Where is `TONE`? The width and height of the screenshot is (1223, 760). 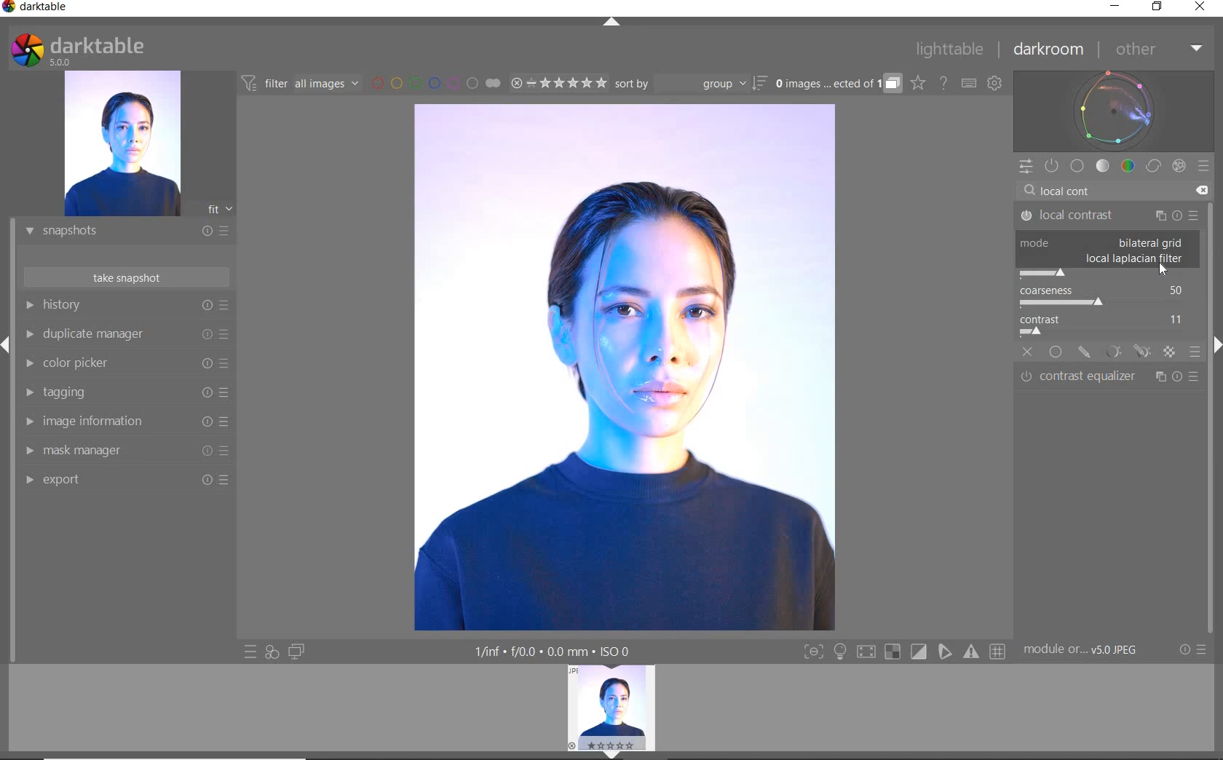 TONE is located at coordinates (1104, 166).